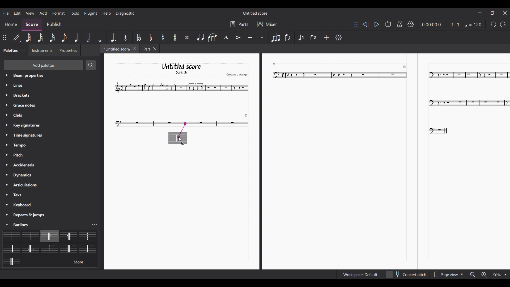  What do you see at coordinates (17, 38) in the screenshot?
I see `Default` at bounding box center [17, 38].